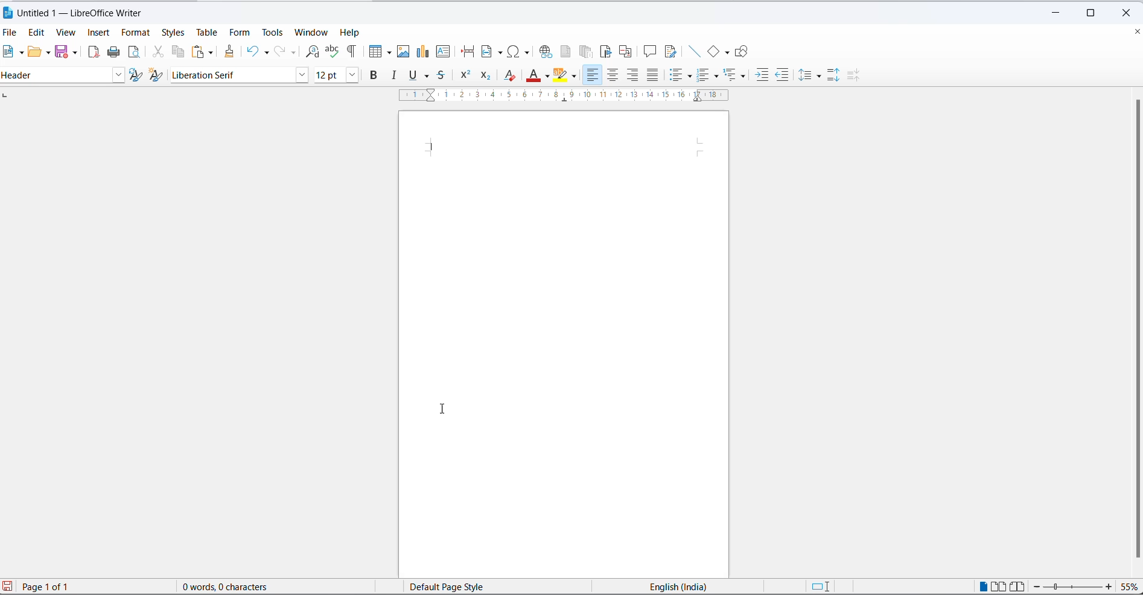 Image resolution: width=1143 pixels, height=595 pixels. What do you see at coordinates (549, 78) in the screenshot?
I see `font color options` at bounding box center [549, 78].